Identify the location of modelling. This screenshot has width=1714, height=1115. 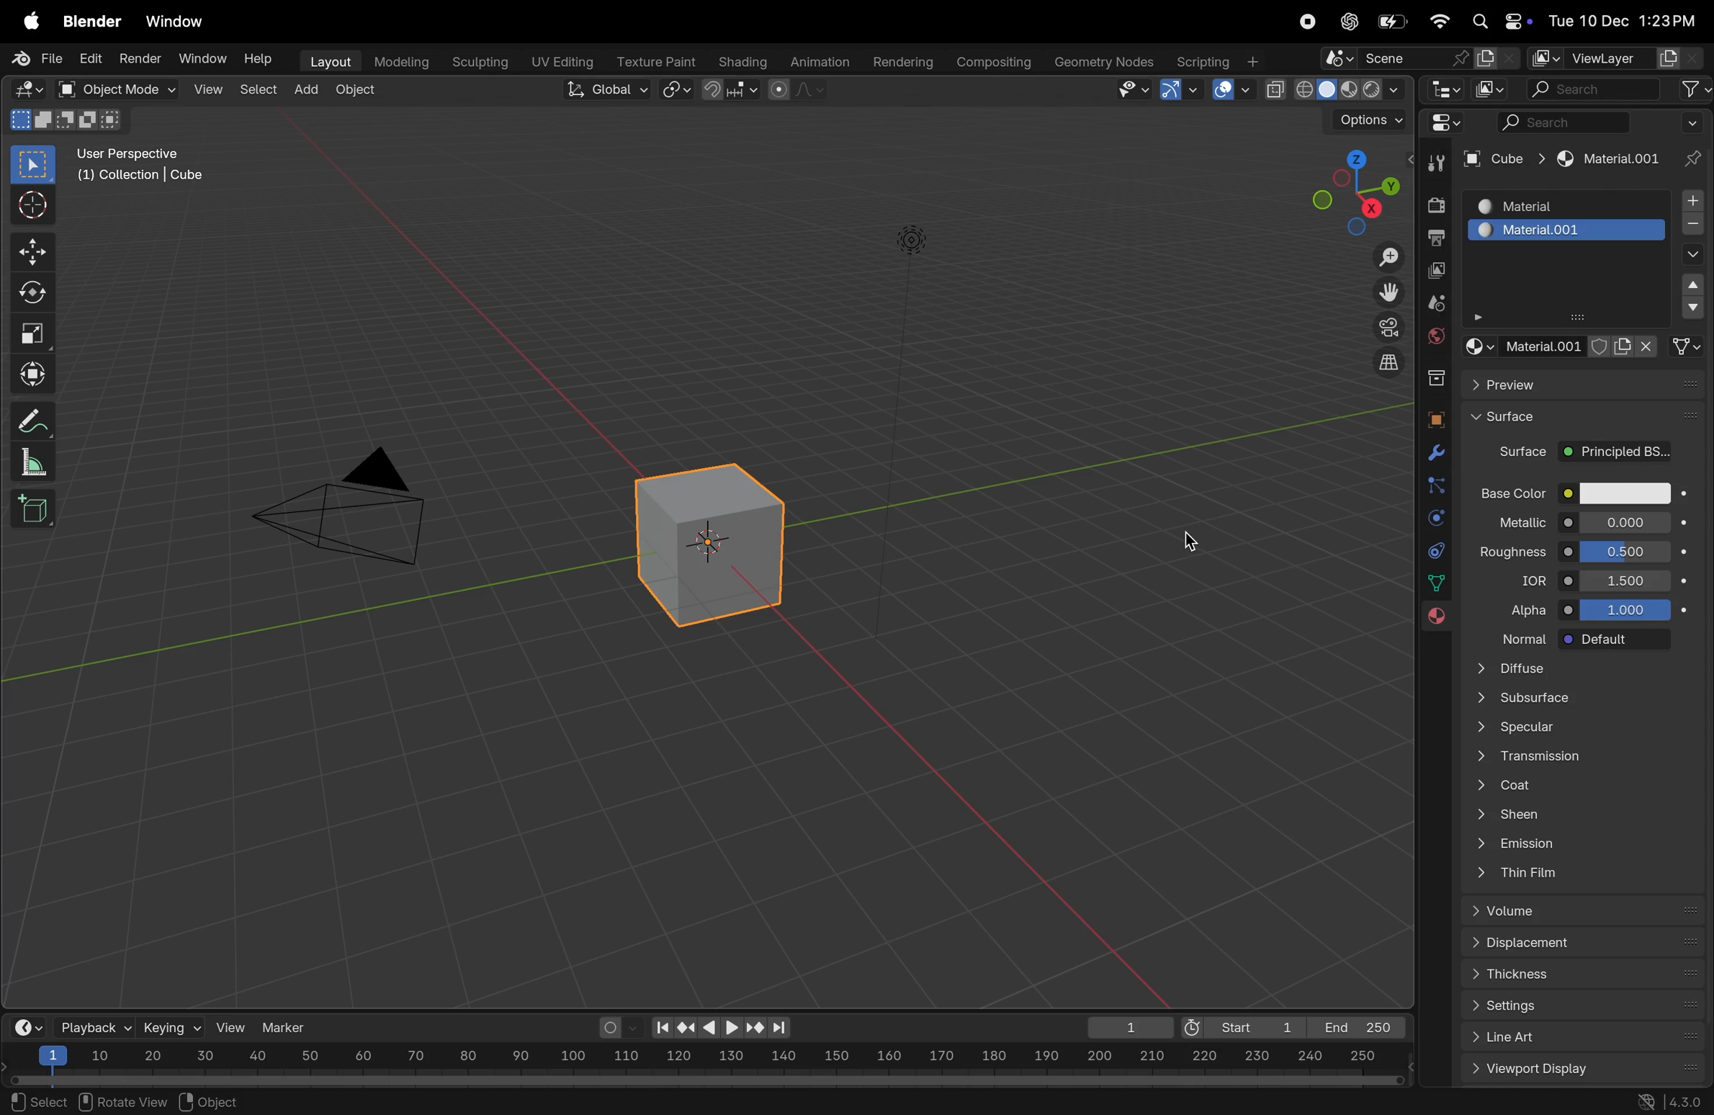
(400, 60).